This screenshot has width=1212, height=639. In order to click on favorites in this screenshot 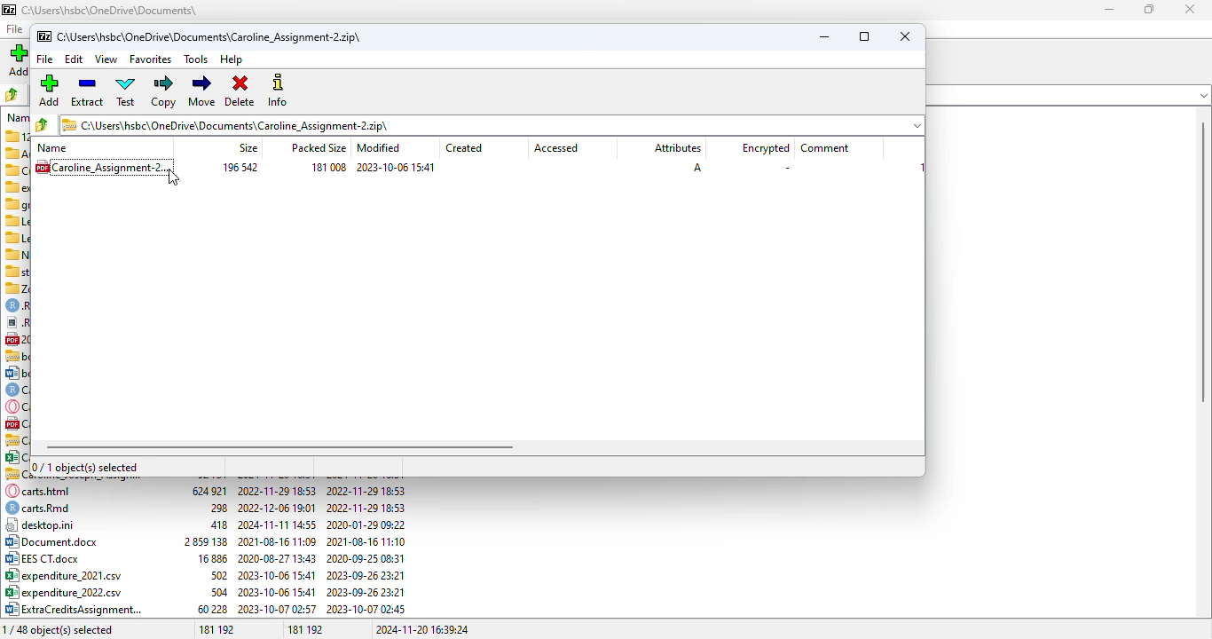, I will do `click(152, 59)`.